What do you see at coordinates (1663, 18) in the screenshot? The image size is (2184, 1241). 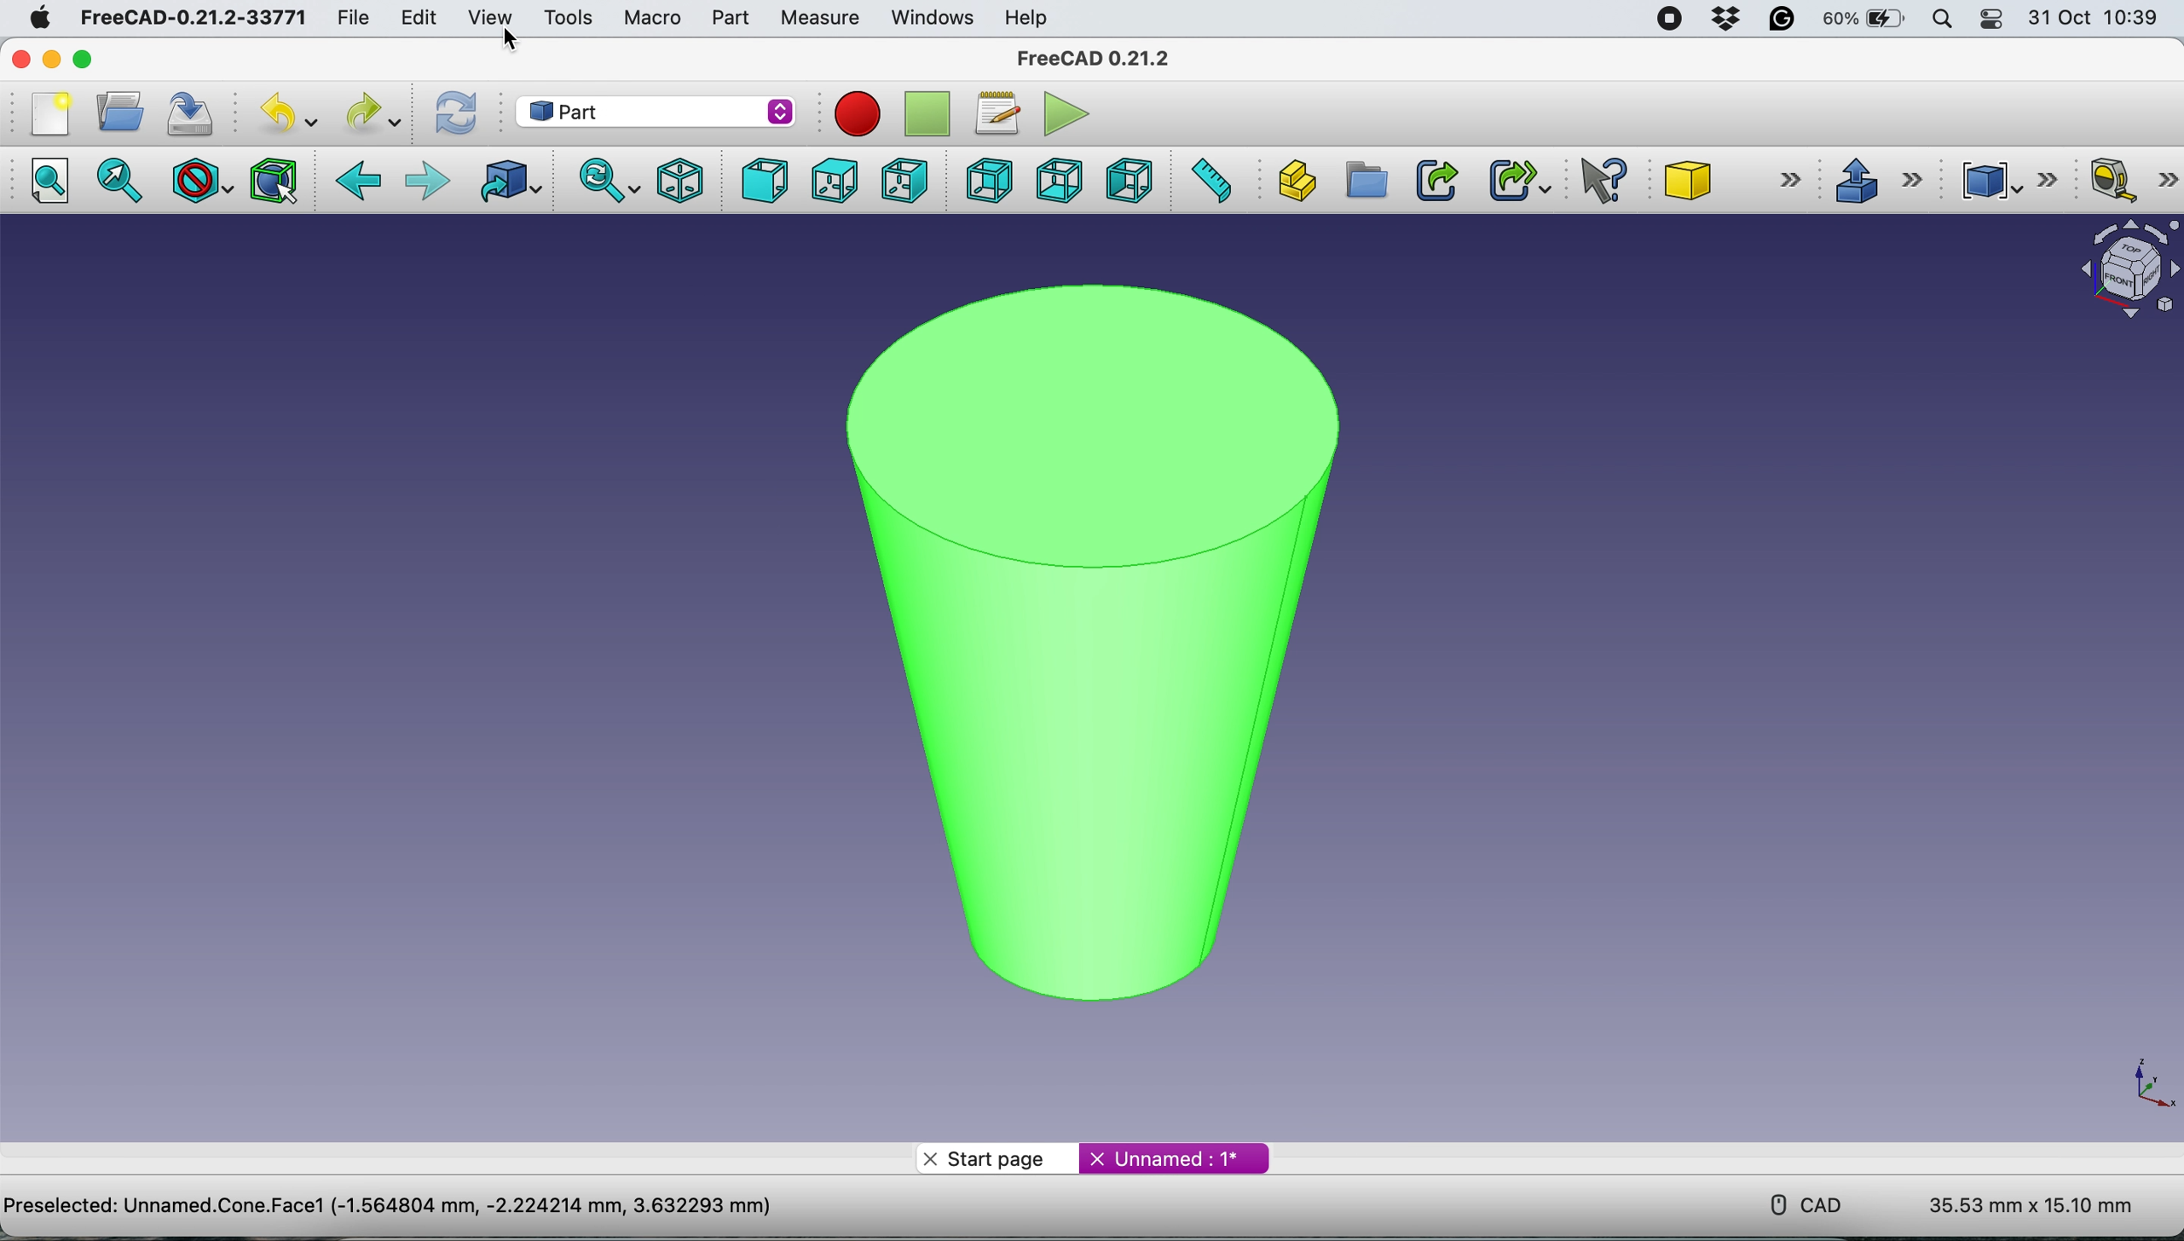 I see `screen recorder` at bounding box center [1663, 18].